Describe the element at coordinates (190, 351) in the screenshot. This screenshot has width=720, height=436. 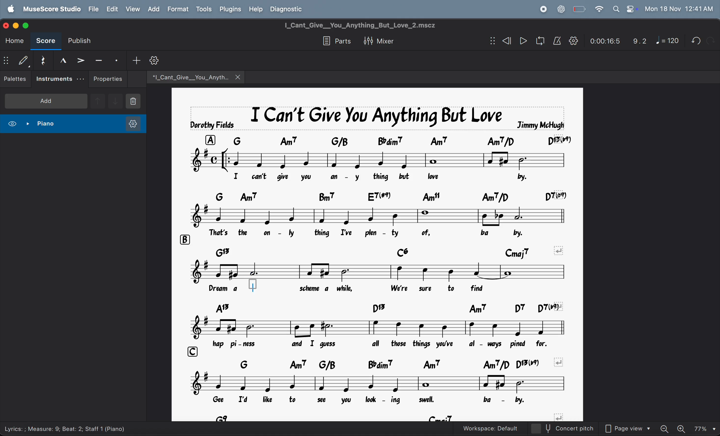
I see `row` at that location.